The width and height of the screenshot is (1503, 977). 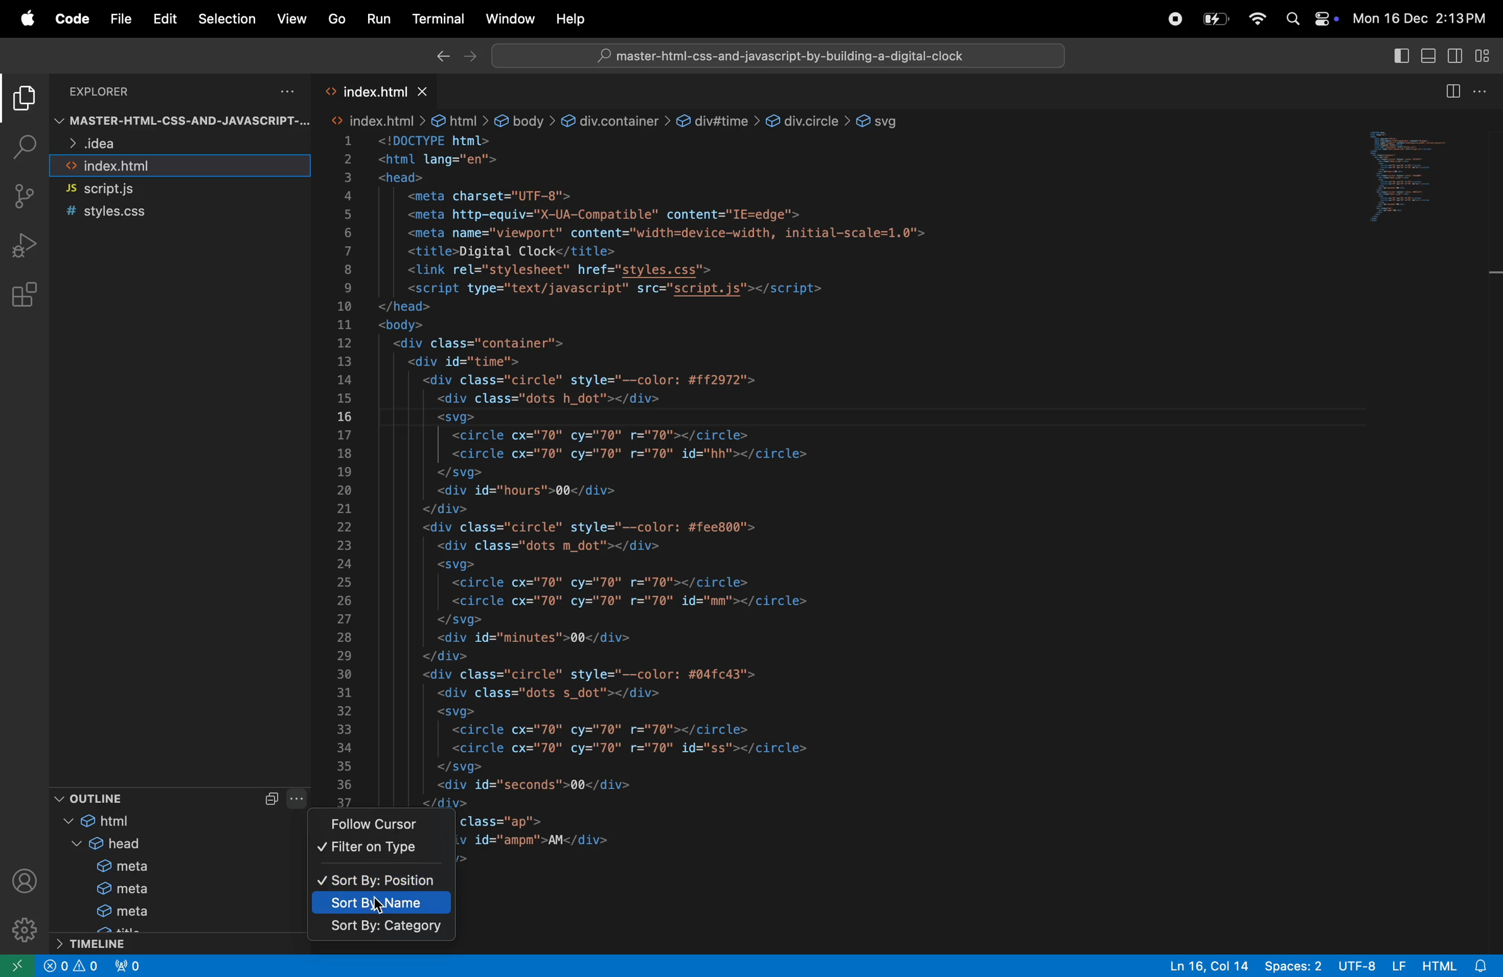 What do you see at coordinates (772, 55) in the screenshot?
I see `workspace search bar` at bounding box center [772, 55].